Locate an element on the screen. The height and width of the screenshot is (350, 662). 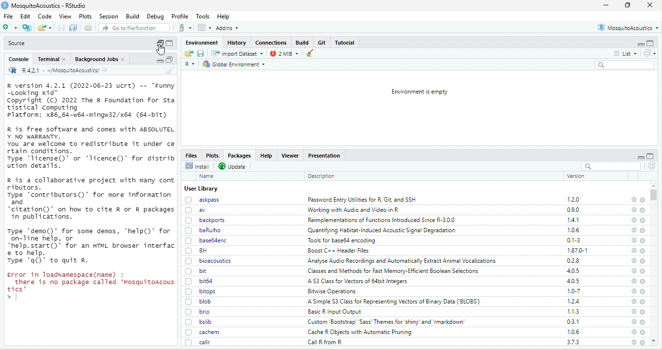
1.1.3 is located at coordinates (574, 311).